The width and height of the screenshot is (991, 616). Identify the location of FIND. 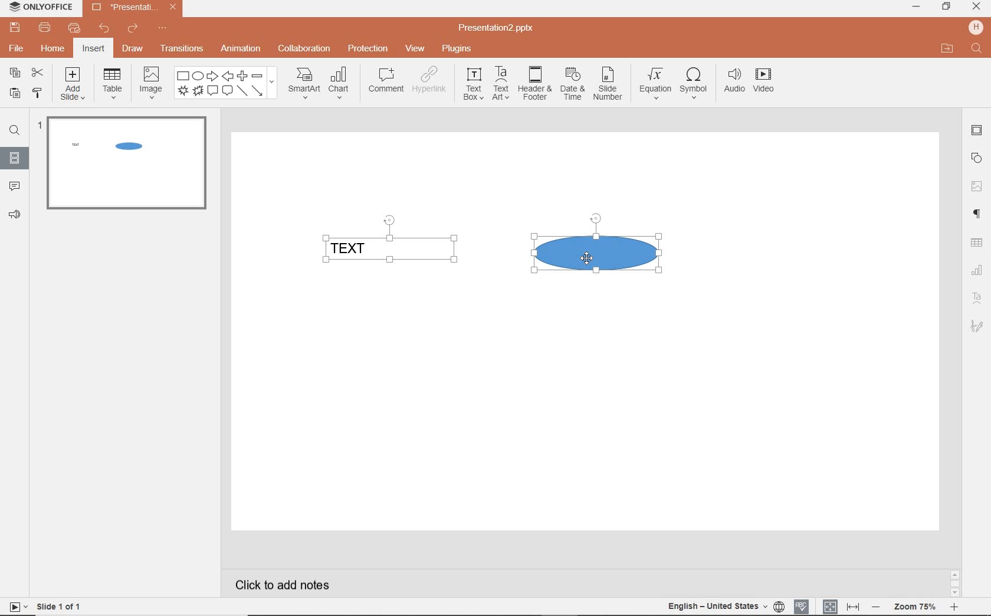
(13, 132).